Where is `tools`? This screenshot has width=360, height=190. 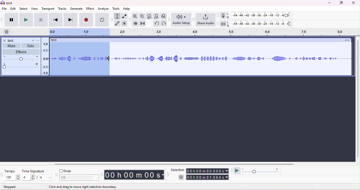
tools is located at coordinates (116, 9).